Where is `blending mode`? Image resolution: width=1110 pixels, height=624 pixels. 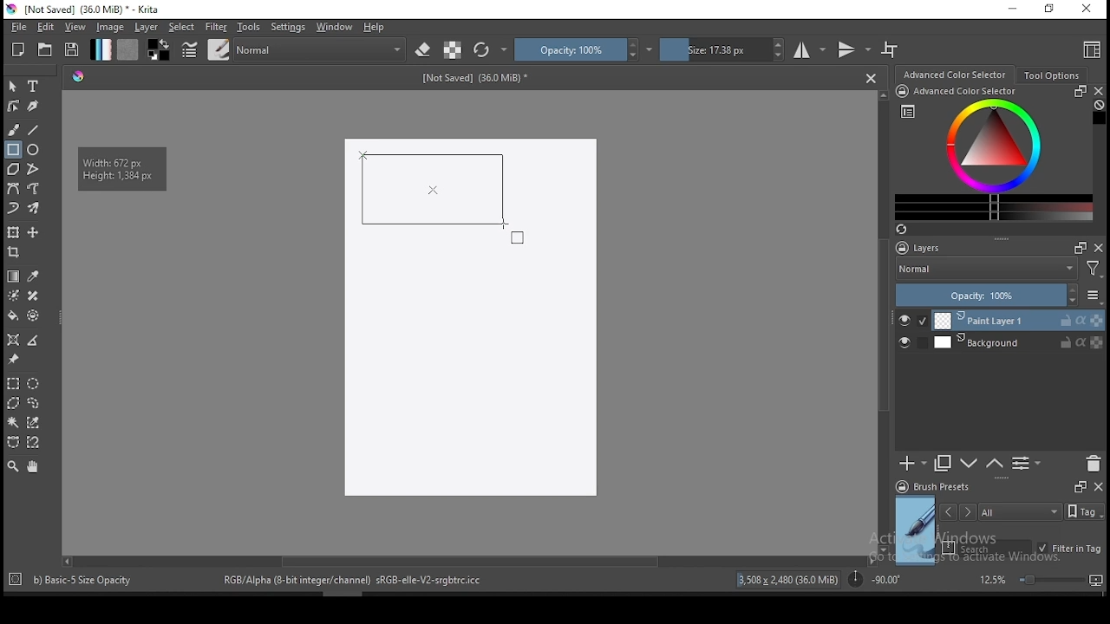
blending mode is located at coordinates (985, 270).